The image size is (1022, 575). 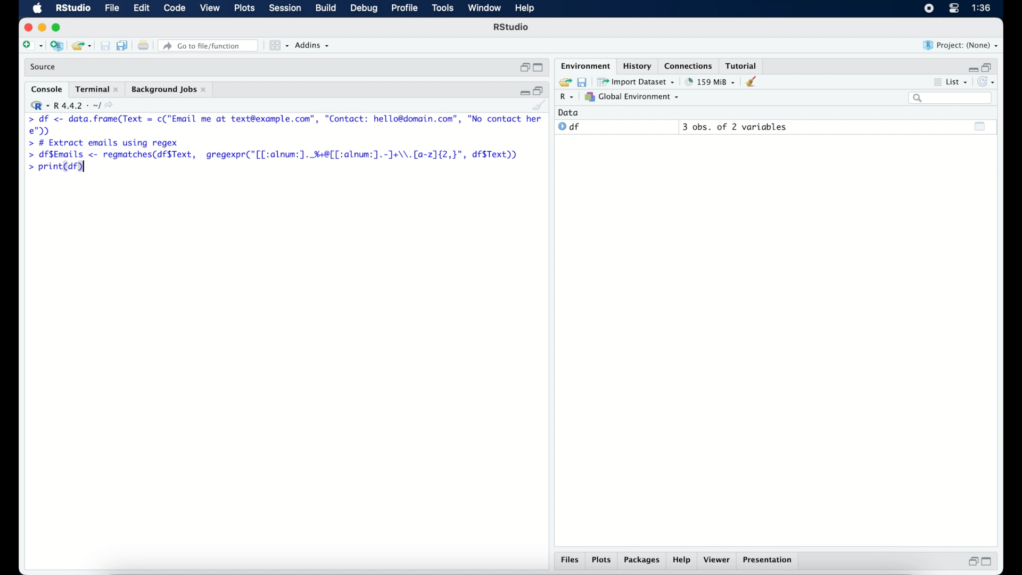 What do you see at coordinates (584, 65) in the screenshot?
I see `environment` at bounding box center [584, 65].